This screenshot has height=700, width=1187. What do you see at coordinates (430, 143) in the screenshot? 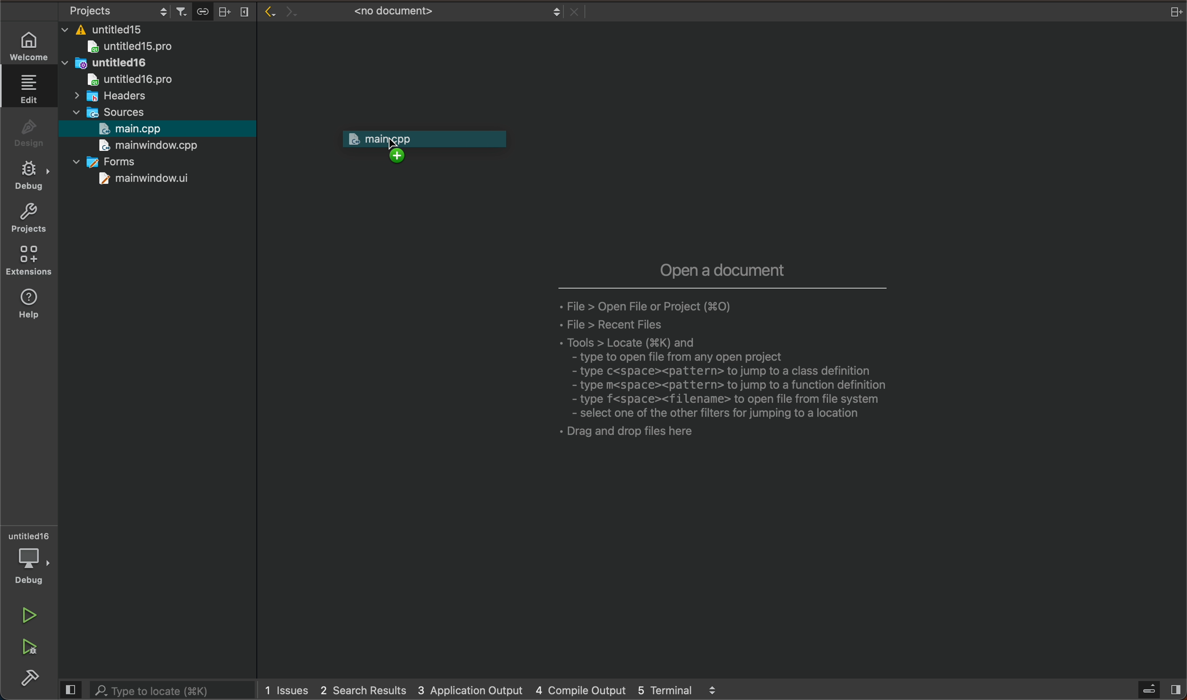
I see `key up` at bounding box center [430, 143].